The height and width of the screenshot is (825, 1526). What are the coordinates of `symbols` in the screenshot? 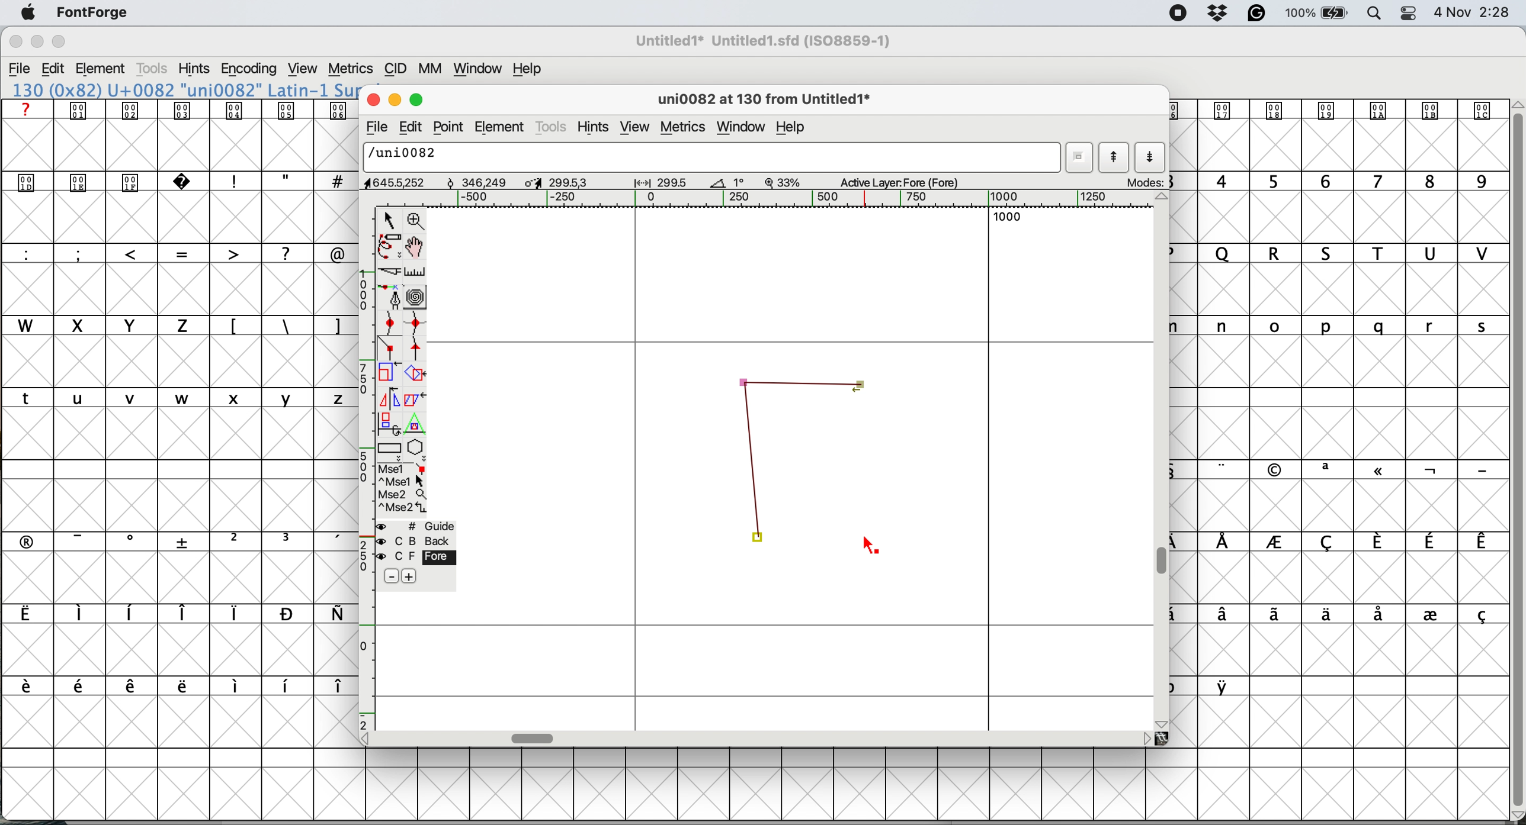 It's located at (182, 110).